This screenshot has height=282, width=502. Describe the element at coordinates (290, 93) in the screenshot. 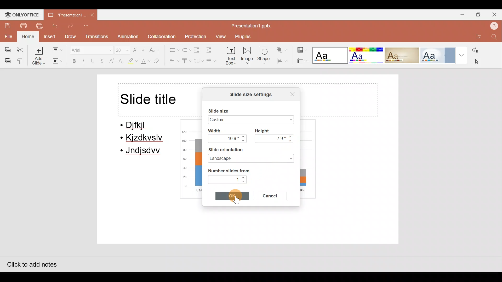

I see `Close` at that location.